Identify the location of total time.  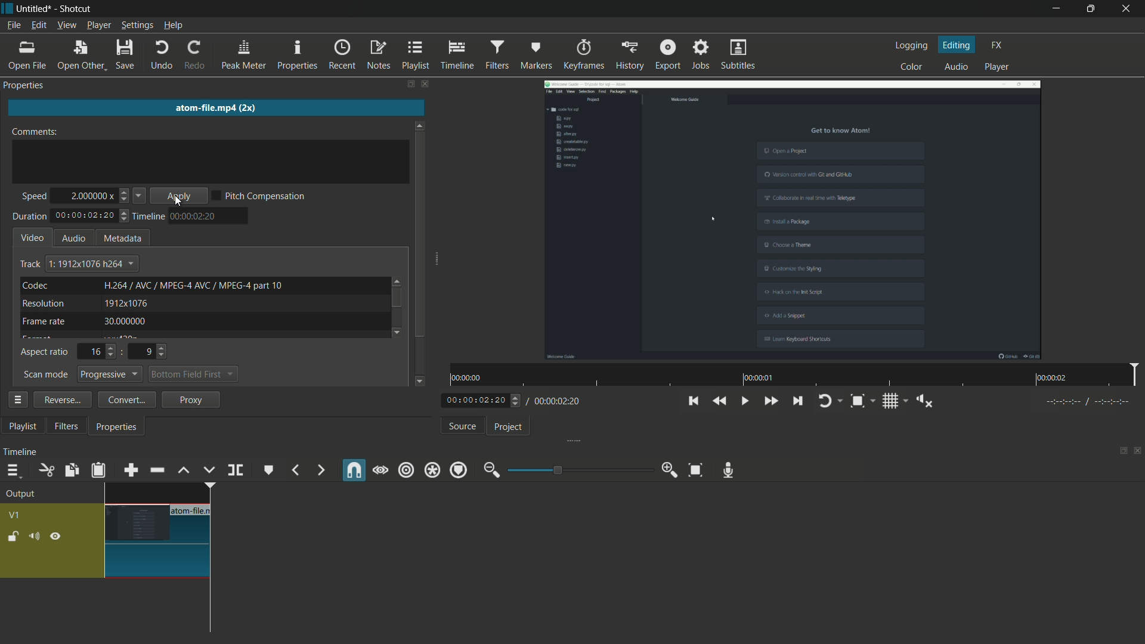
(557, 401).